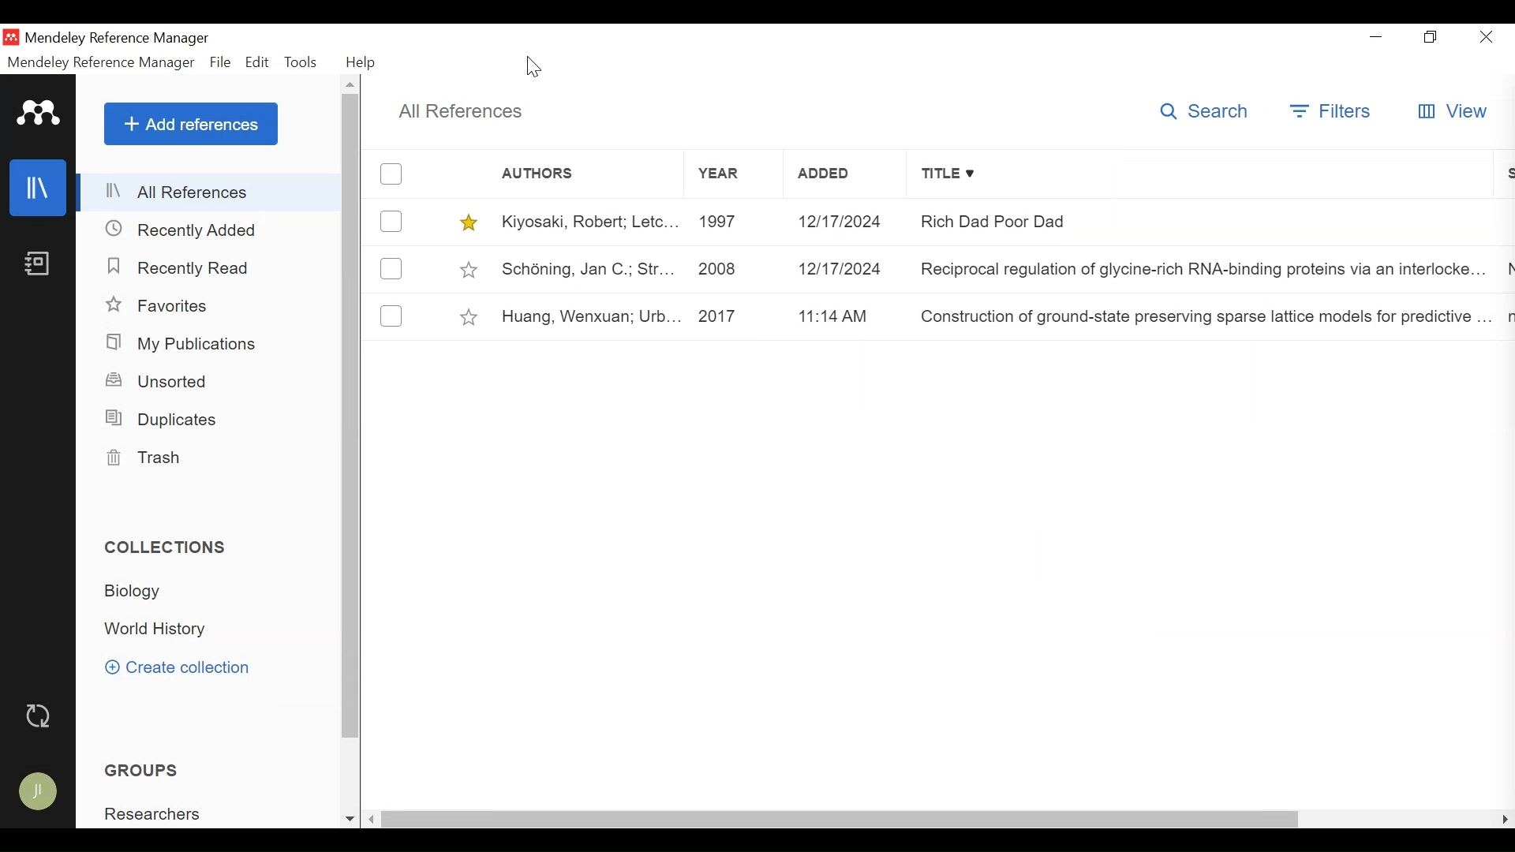  What do you see at coordinates (471, 316) in the screenshot?
I see `Toggle Favorites` at bounding box center [471, 316].